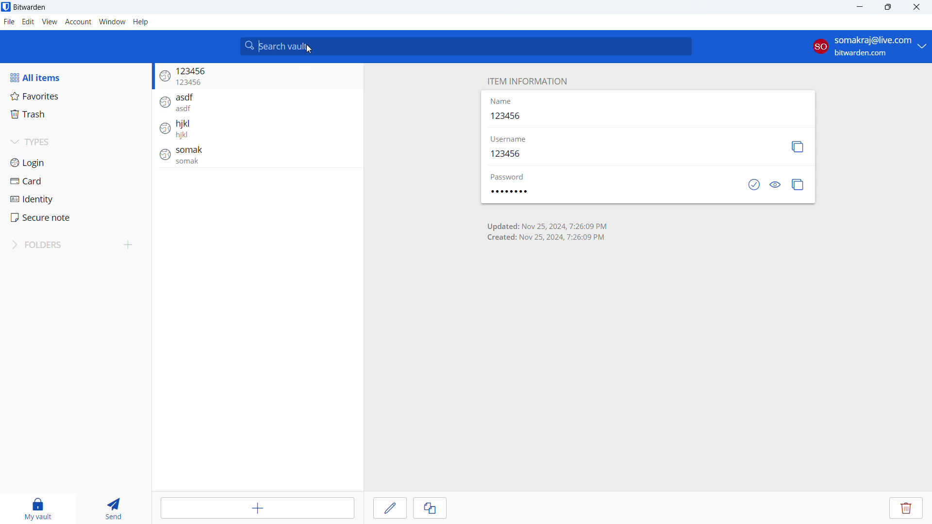  I want to click on my vault, so click(38, 508).